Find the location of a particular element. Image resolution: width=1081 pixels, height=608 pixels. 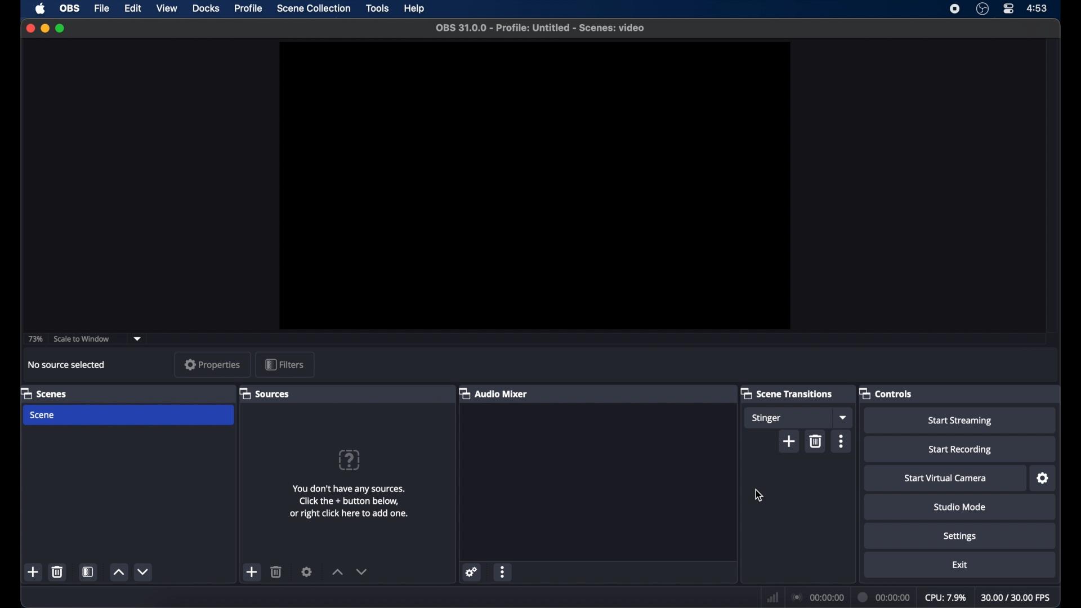

scene collection is located at coordinates (315, 8).